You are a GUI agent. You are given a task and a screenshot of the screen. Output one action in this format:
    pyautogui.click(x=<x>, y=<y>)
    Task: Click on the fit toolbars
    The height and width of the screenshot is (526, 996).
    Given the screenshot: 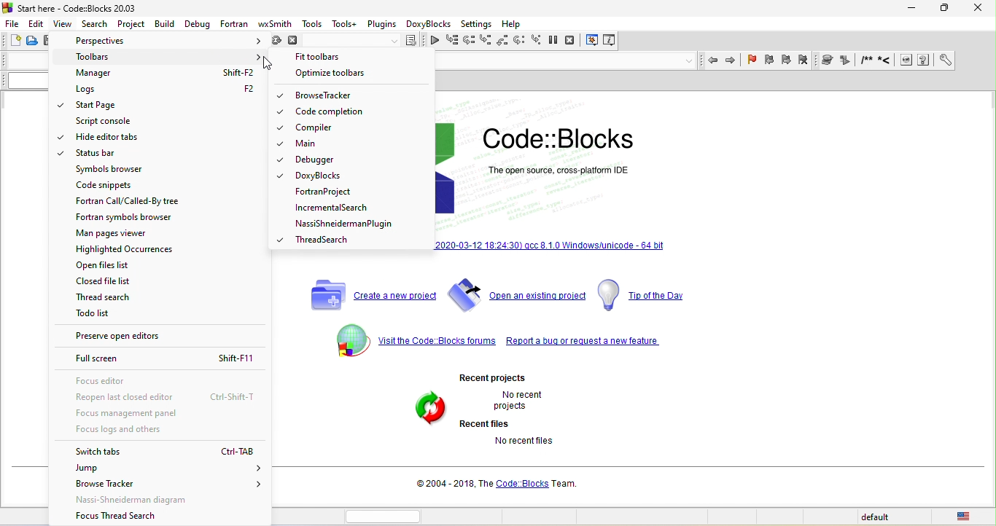 What is the action you would take?
    pyautogui.click(x=323, y=58)
    